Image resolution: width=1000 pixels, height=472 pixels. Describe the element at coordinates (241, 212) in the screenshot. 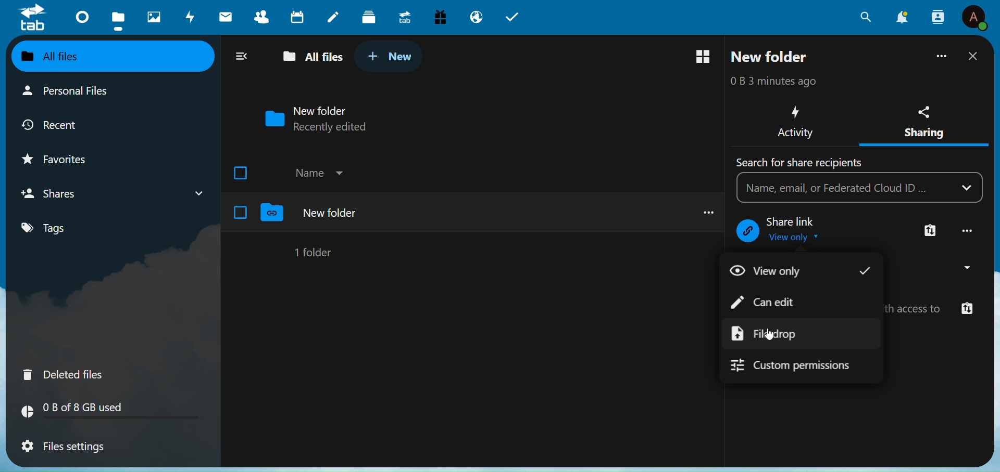

I see `Check Box` at that location.